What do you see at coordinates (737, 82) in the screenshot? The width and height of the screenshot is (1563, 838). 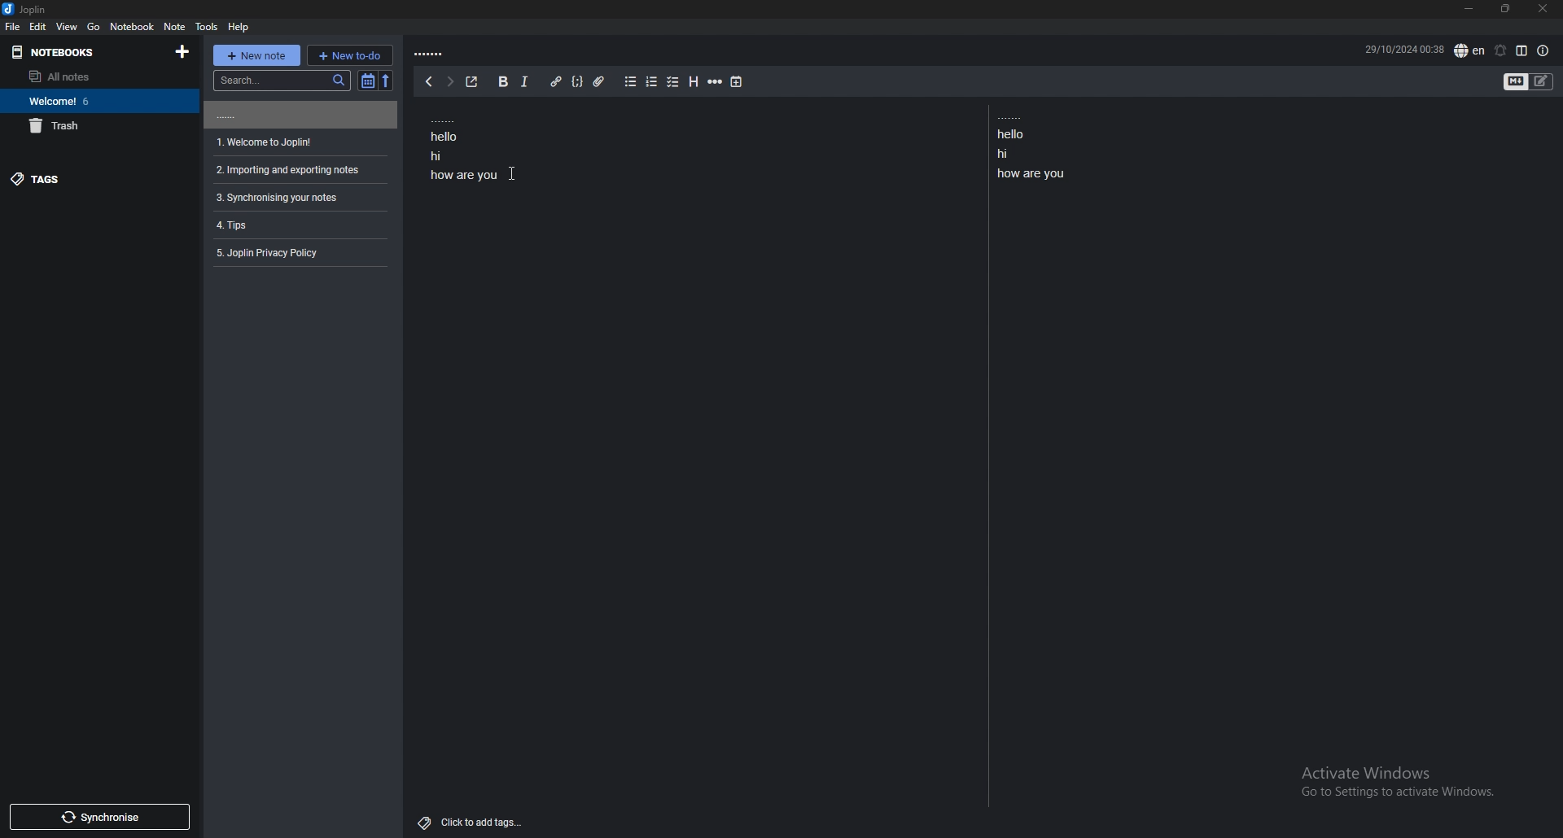 I see `add time` at bounding box center [737, 82].